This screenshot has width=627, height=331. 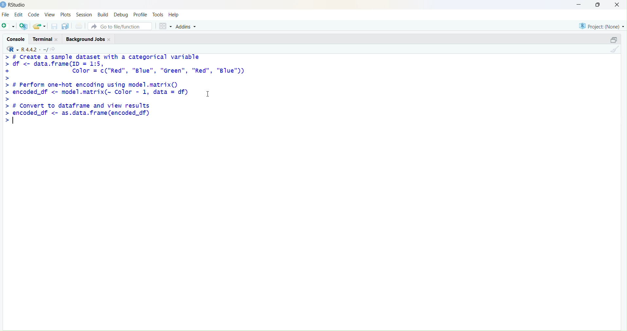 What do you see at coordinates (40, 26) in the screenshot?
I see `share folder as` at bounding box center [40, 26].